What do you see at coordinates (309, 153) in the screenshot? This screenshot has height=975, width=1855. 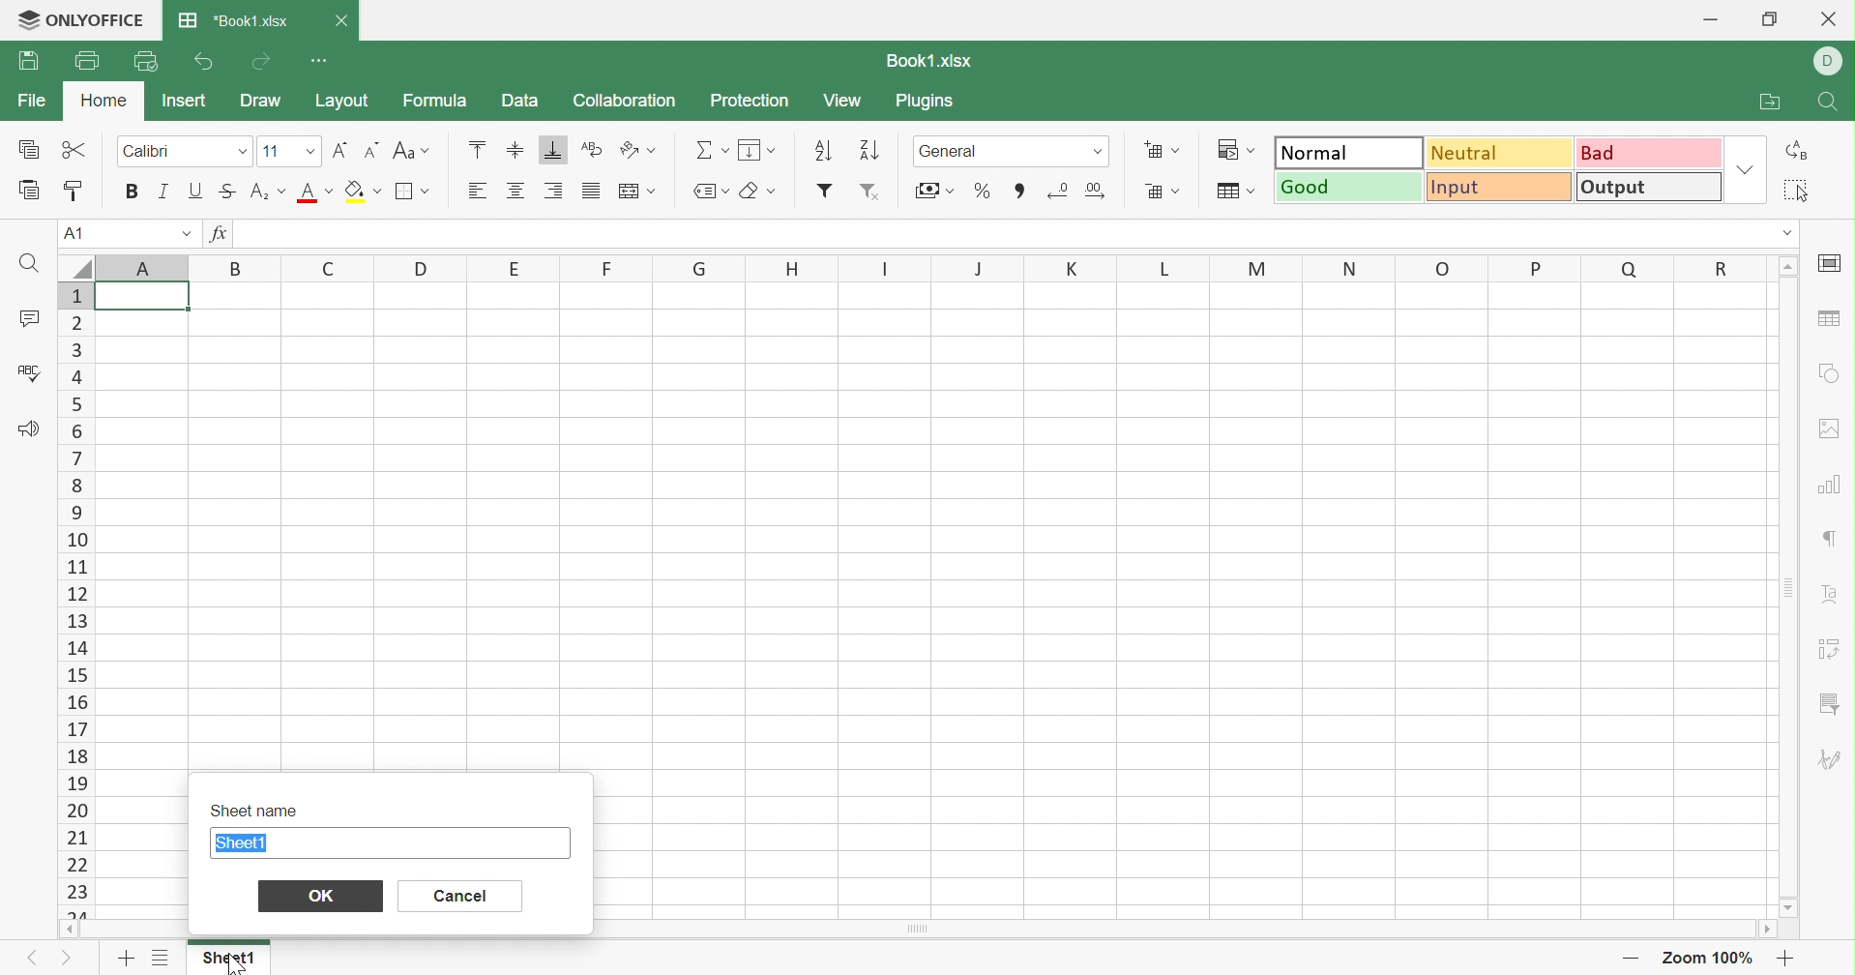 I see `Font sizes` at bounding box center [309, 153].